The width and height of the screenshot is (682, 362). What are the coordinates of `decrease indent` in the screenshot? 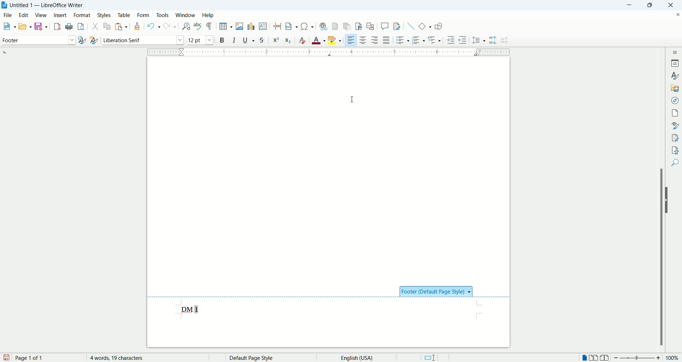 It's located at (462, 40).